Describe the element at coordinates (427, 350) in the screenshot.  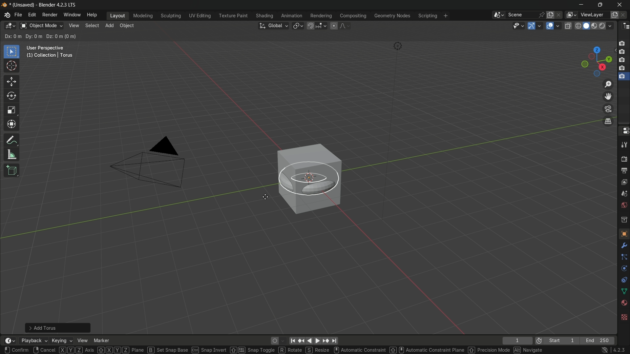
I see `‘Automatic Constraint Plane` at that location.